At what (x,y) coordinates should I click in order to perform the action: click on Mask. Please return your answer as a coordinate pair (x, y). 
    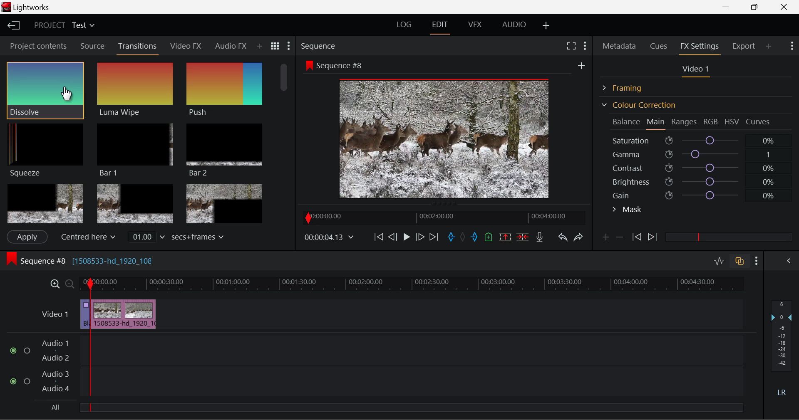
    Looking at the image, I should click on (628, 210).